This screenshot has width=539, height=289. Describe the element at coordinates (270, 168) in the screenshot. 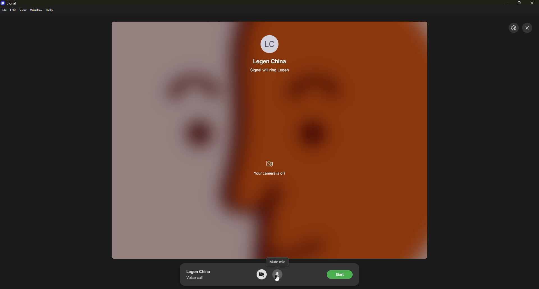

I see `camera is off` at that location.